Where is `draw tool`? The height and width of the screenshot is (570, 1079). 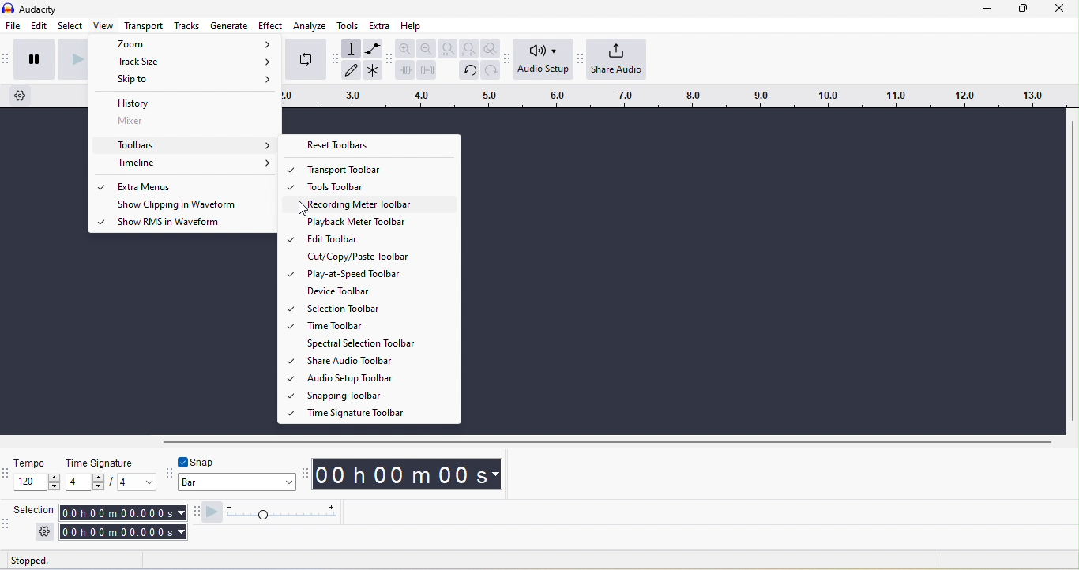 draw tool is located at coordinates (351, 69).